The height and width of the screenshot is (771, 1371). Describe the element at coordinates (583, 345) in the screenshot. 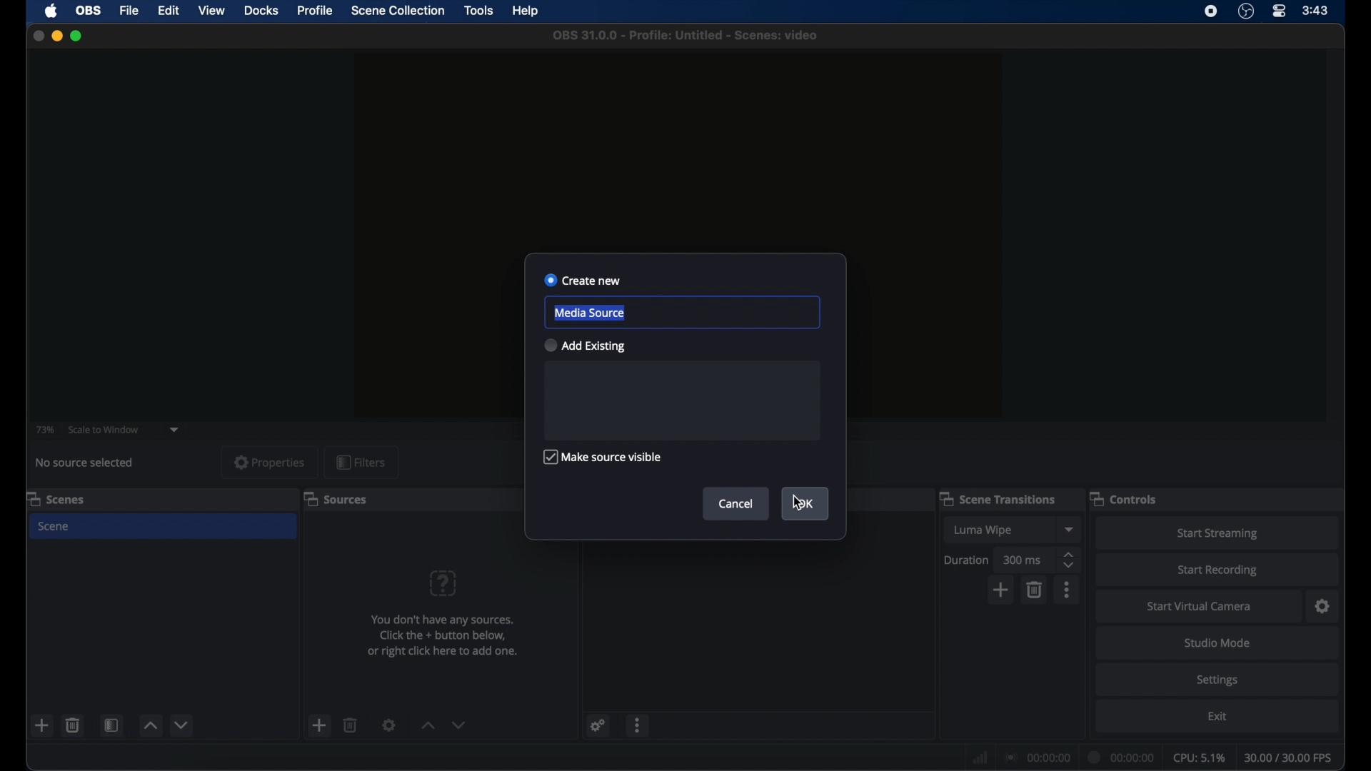

I see `add existing` at that location.